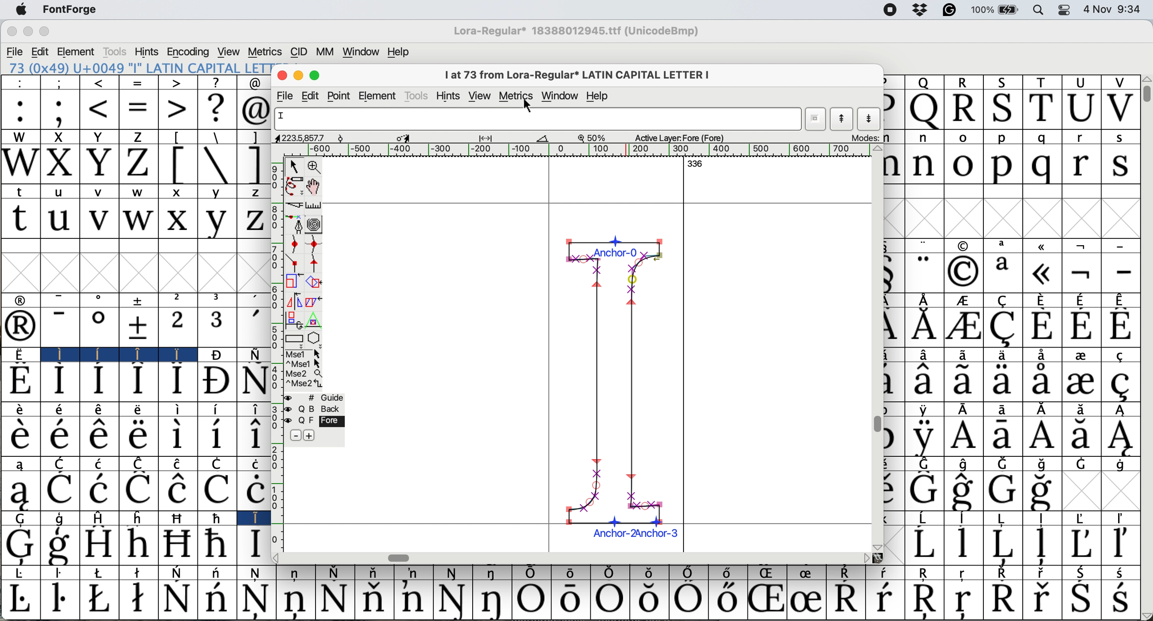  Describe the element at coordinates (218, 572) in the screenshot. I see `Symbol` at that location.